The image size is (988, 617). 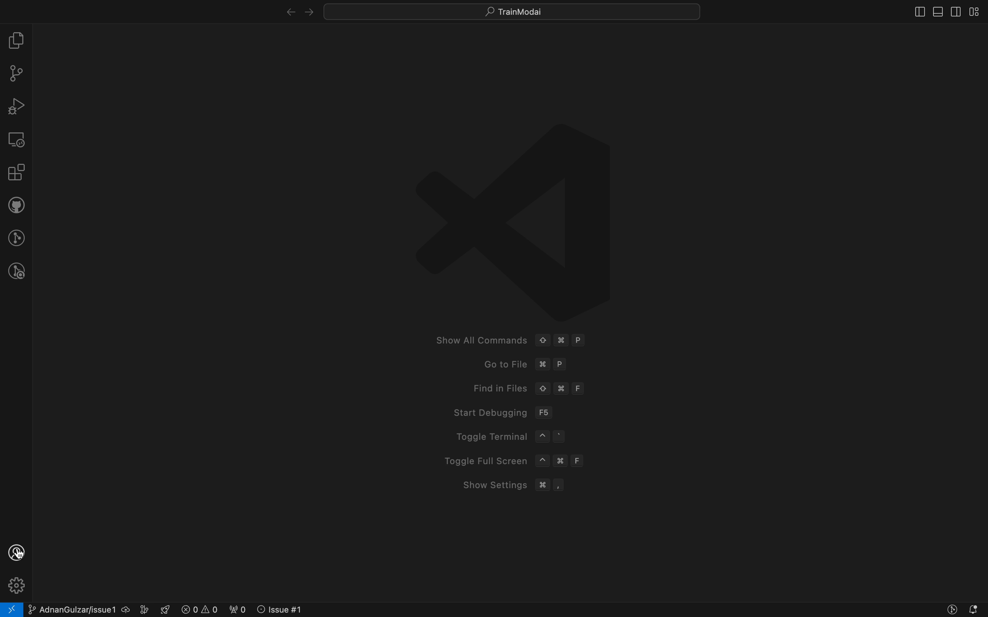 I want to click on debugger, so click(x=16, y=106).